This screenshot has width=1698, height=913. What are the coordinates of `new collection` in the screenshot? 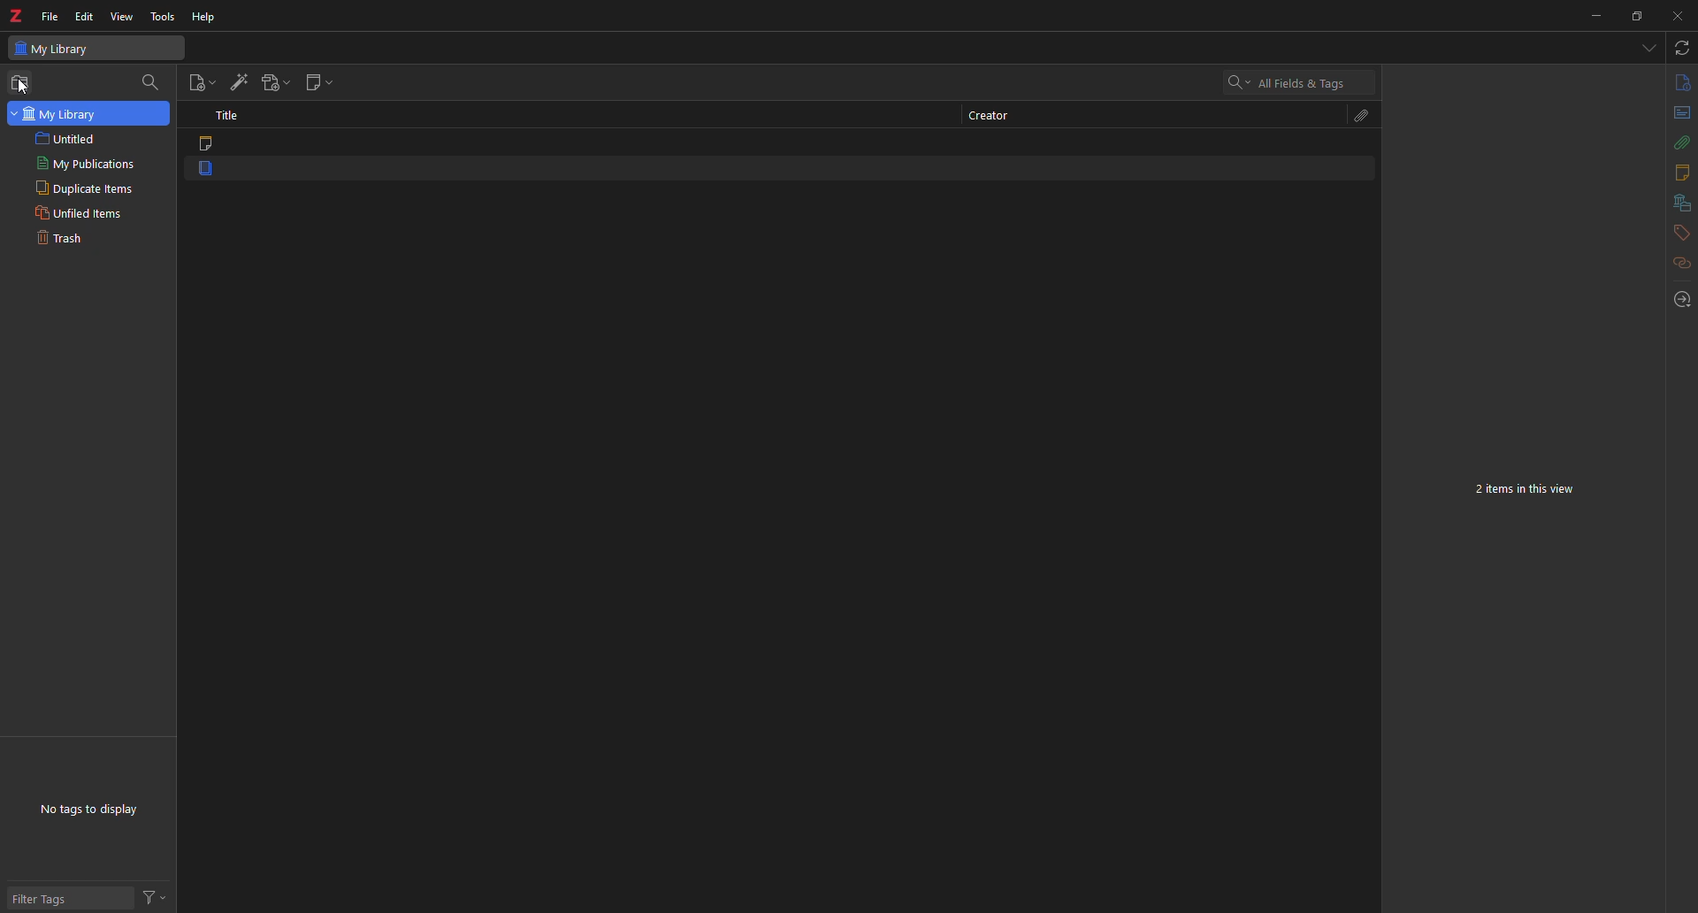 It's located at (23, 82).